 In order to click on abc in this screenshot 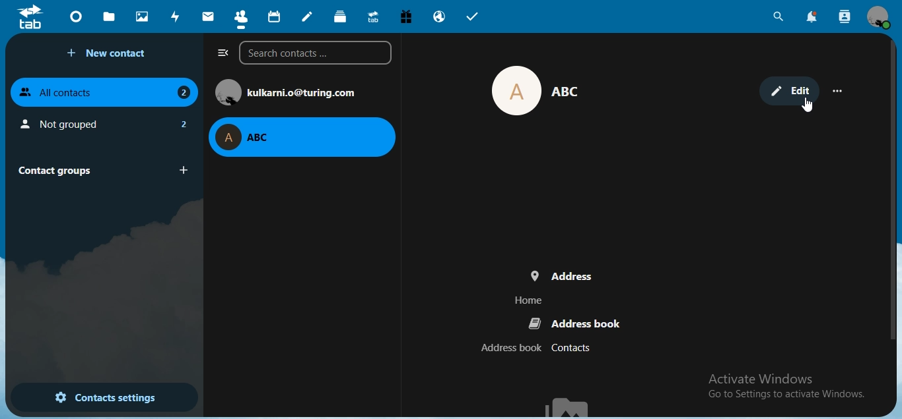, I will do `click(302, 136)`.